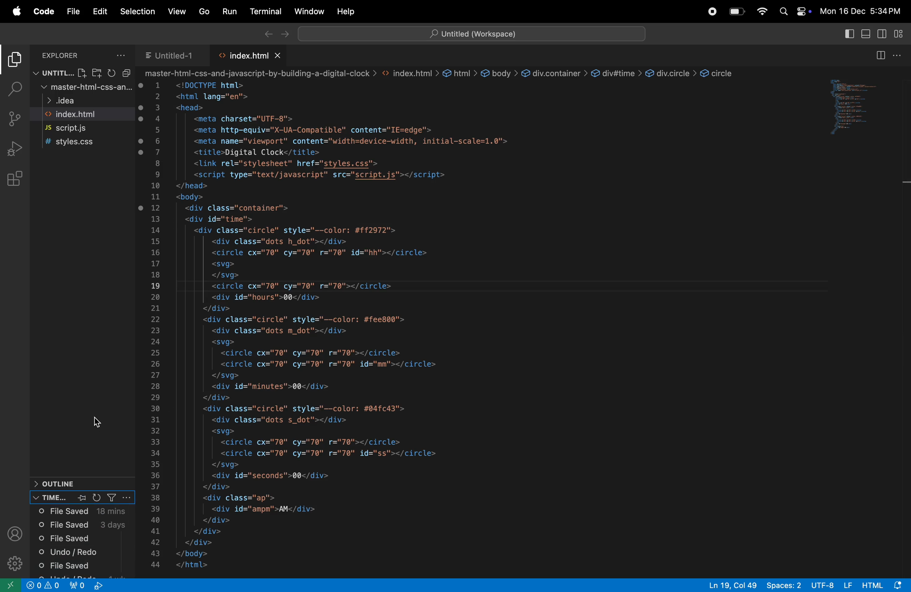 Image resolution: width=911 pixels, height=592 pixels. I want to click on Explorer, so click(80, 55).